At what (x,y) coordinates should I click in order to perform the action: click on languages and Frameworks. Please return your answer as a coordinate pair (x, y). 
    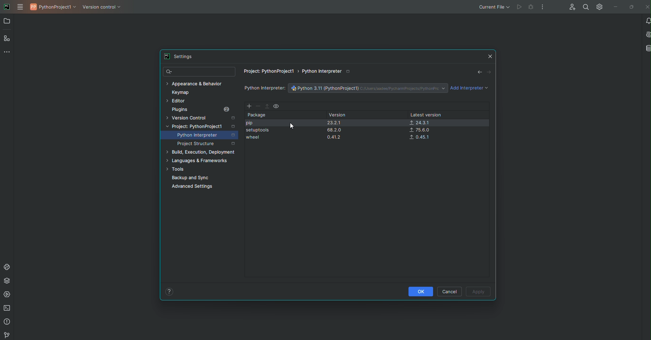
    Looking at the image, I should click on (199, 160).